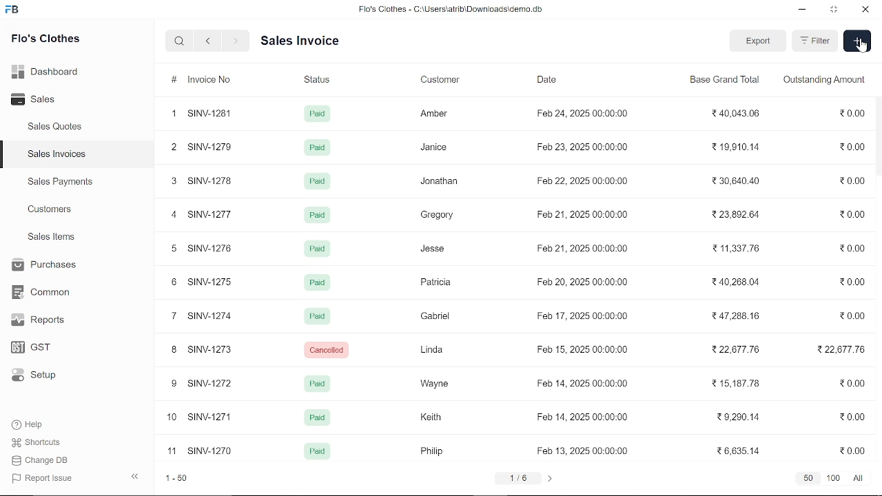 The height and width of the screenshot is (496, 882). Describe the element at coordinates (60, 182) in the screenshot. I see `Sales Payments` at that location.